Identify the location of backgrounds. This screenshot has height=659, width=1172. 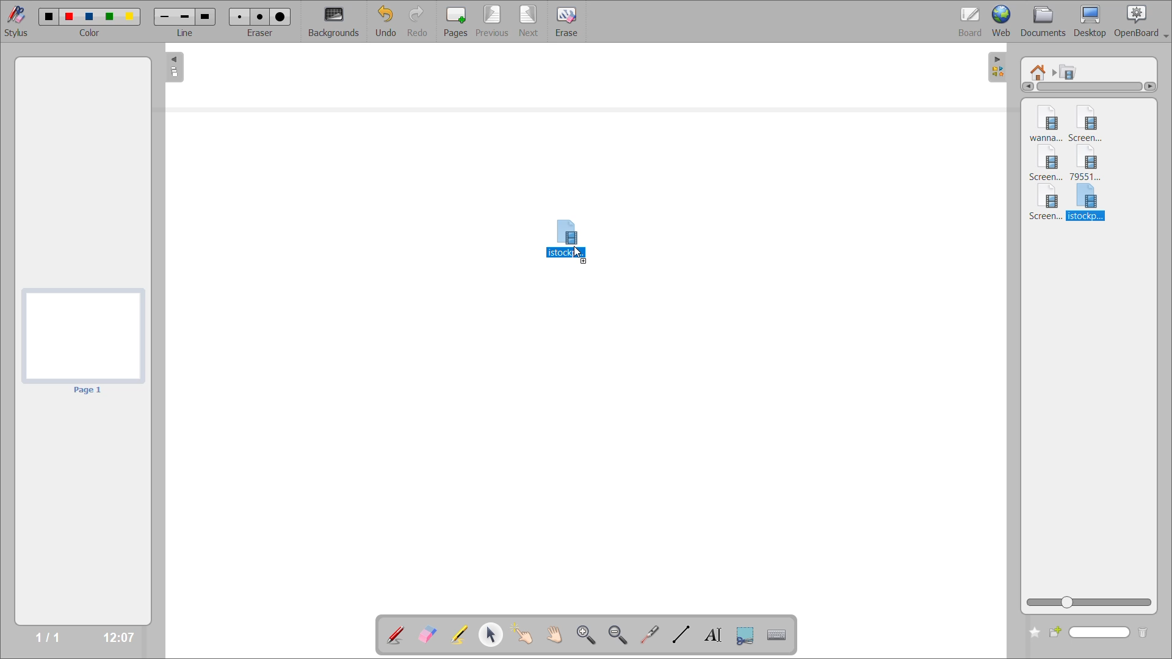
(336, 21).